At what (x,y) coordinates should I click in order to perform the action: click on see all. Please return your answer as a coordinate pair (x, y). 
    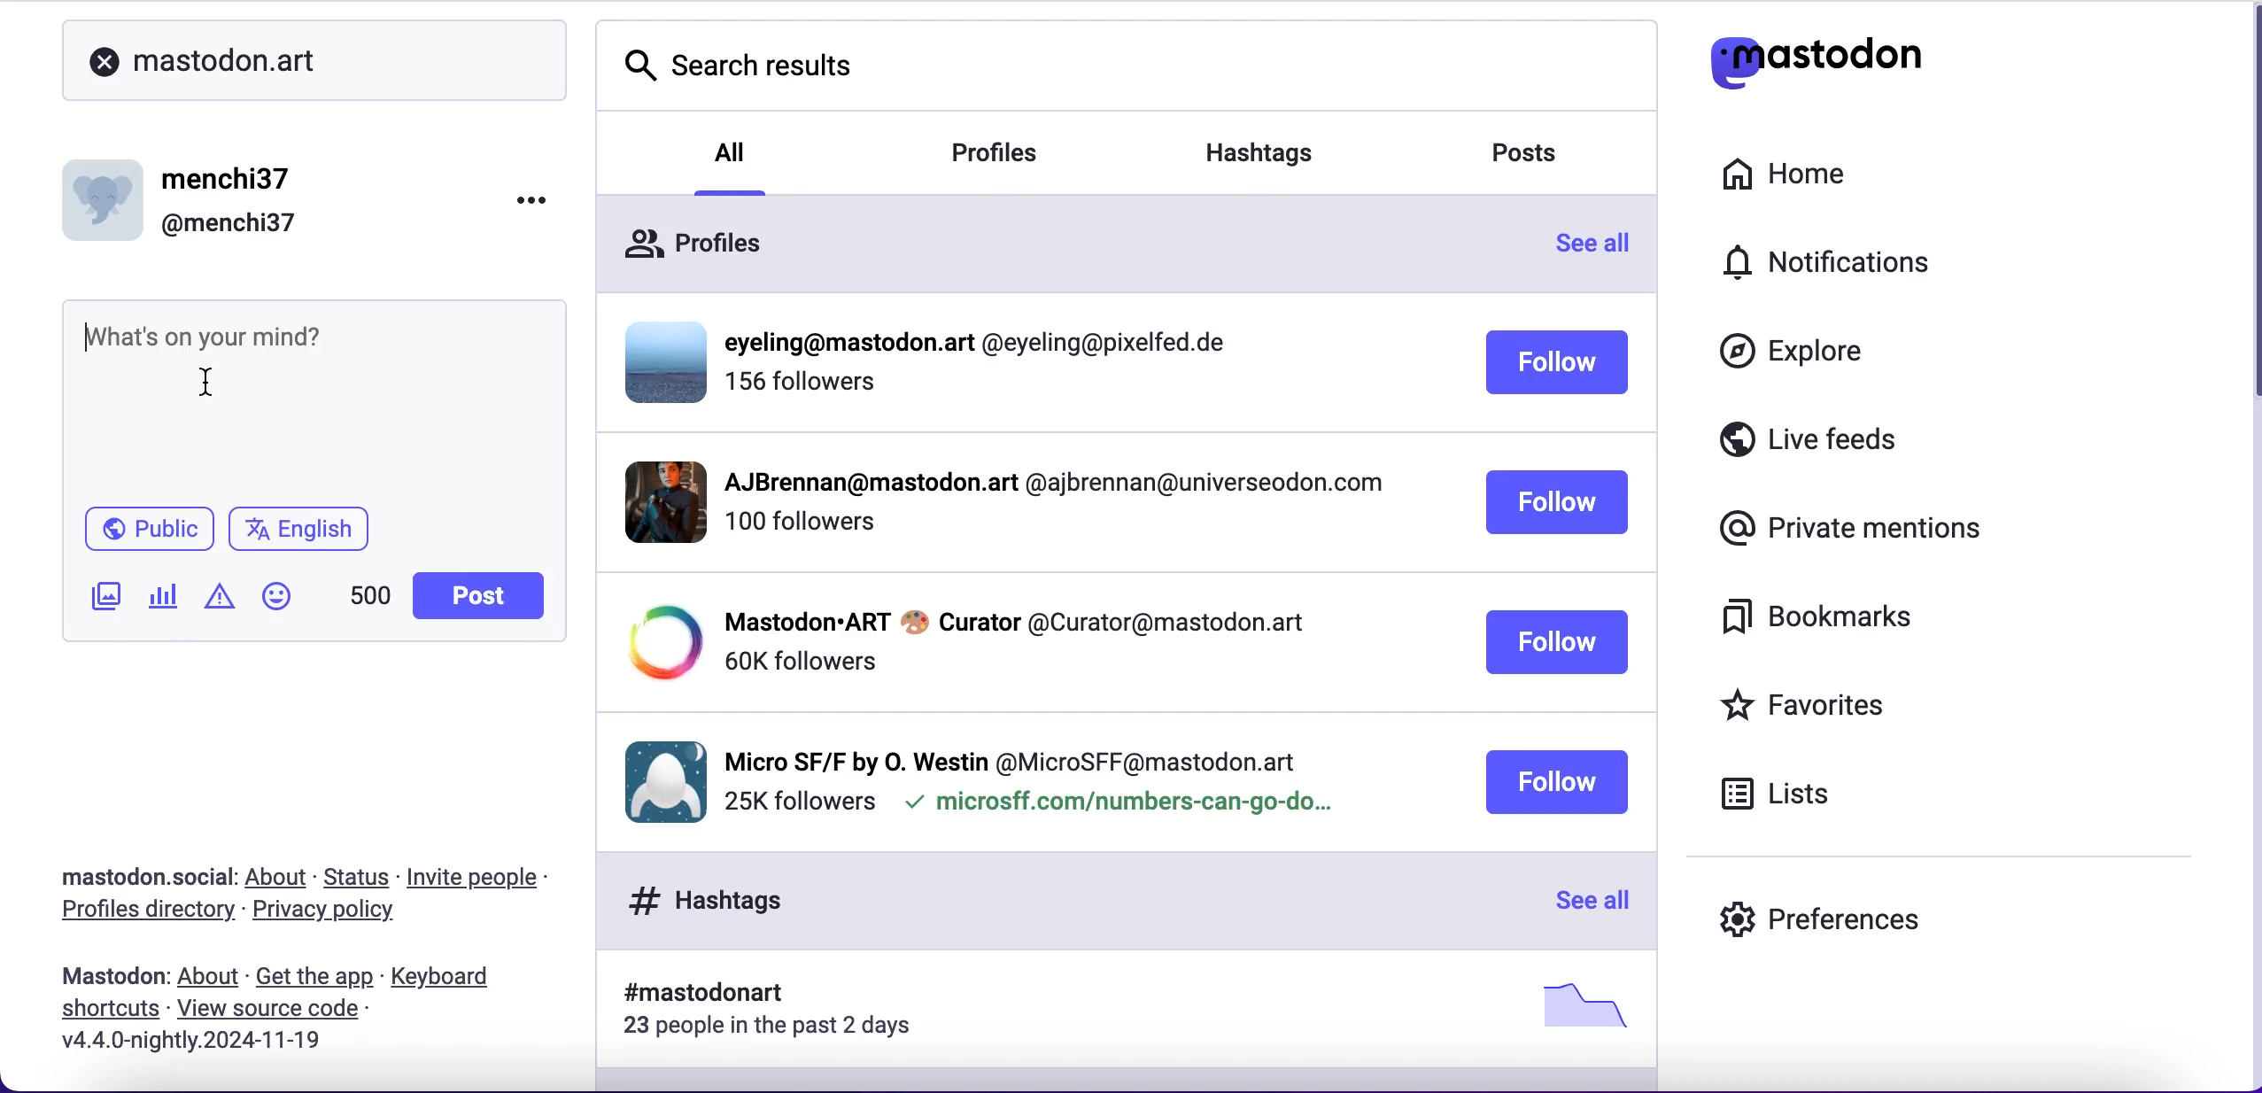
    Looking at the image, I should click on (1603, 249).